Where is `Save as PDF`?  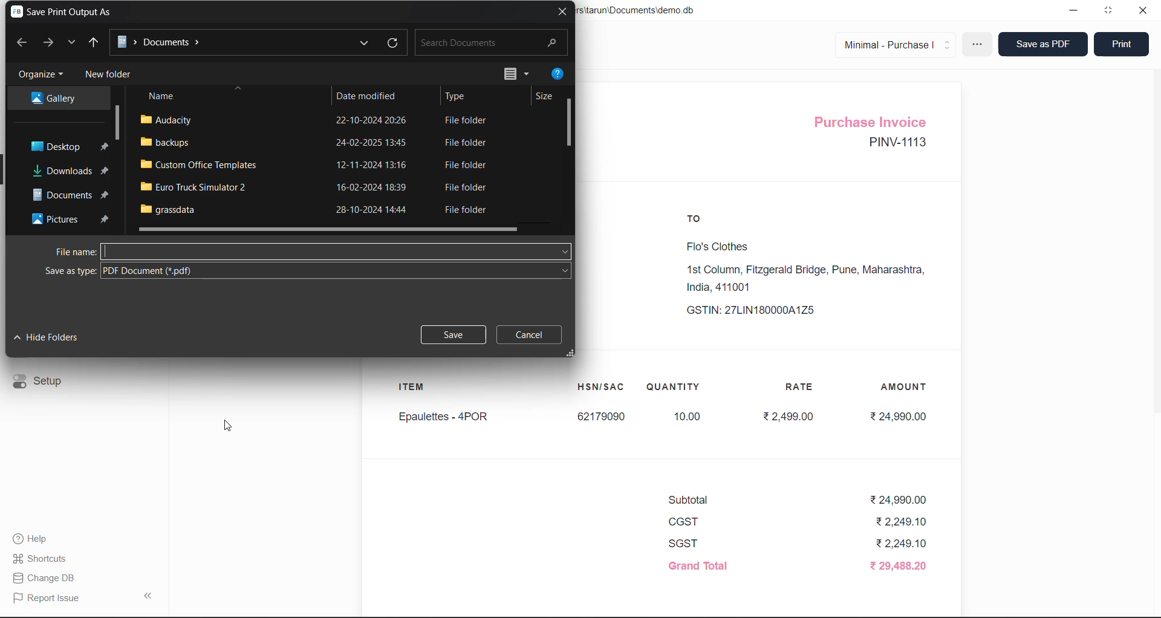 Save as PDF is located at coordinates (1044, 44).